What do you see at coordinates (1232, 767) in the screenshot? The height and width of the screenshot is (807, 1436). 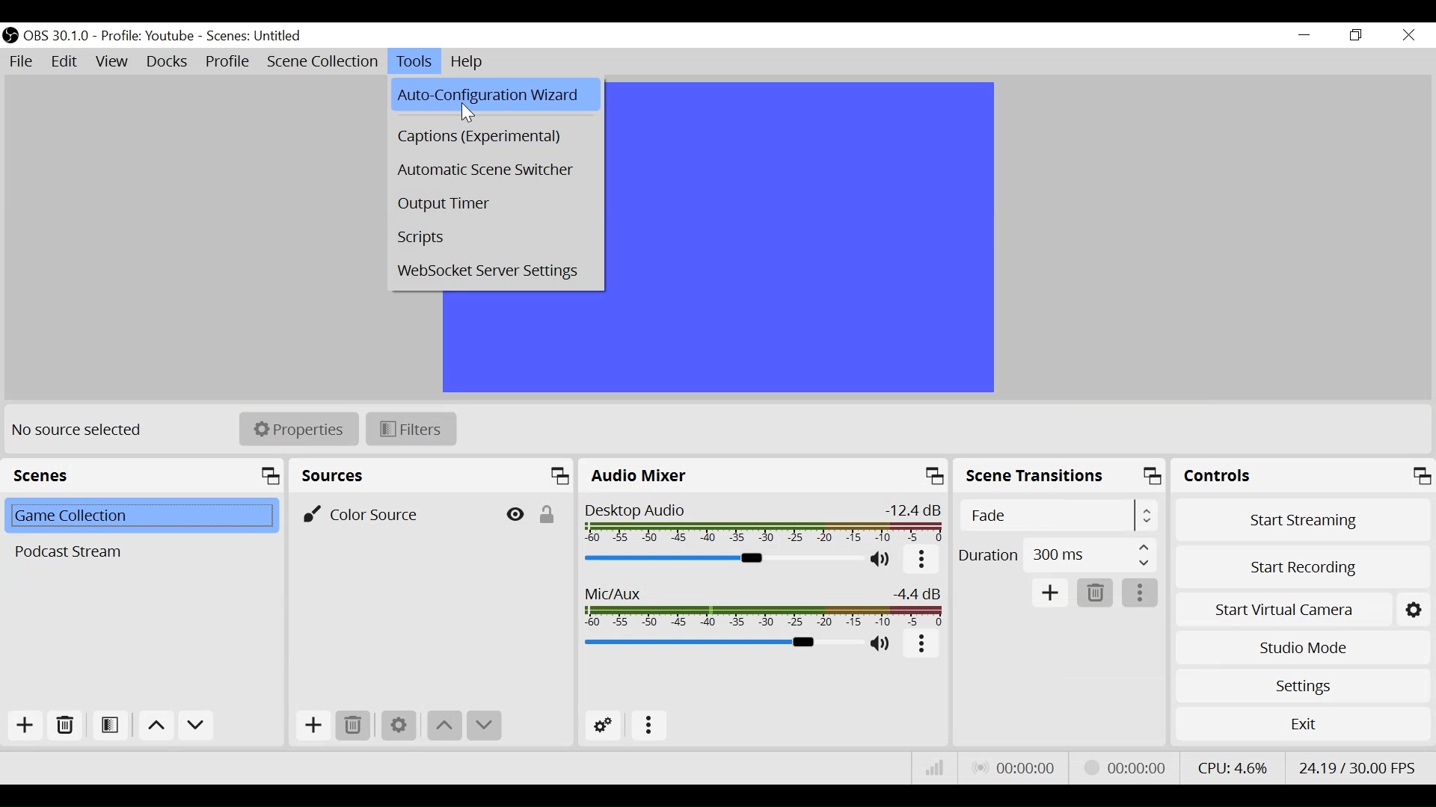 I see `CPU Usage` at bounding box center [1232, 767].